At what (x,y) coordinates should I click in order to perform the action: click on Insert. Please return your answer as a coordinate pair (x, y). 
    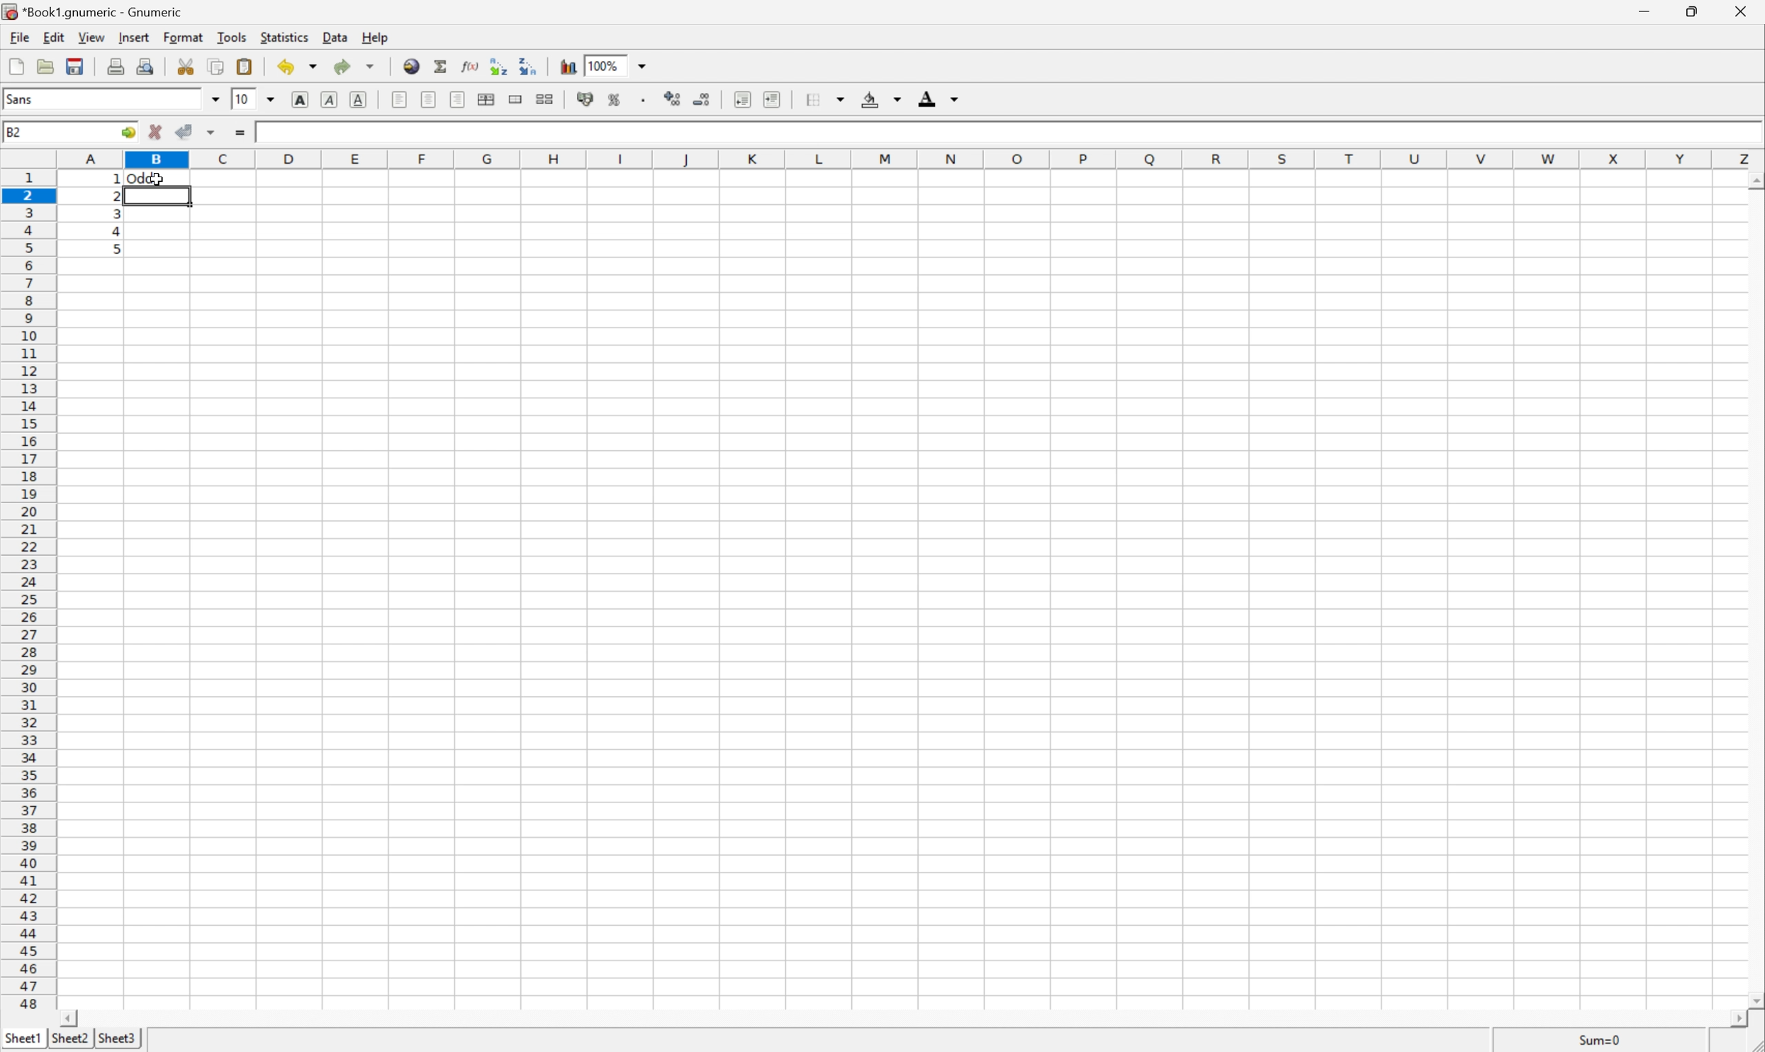
    Looking at the image, I should click on (136, 38).